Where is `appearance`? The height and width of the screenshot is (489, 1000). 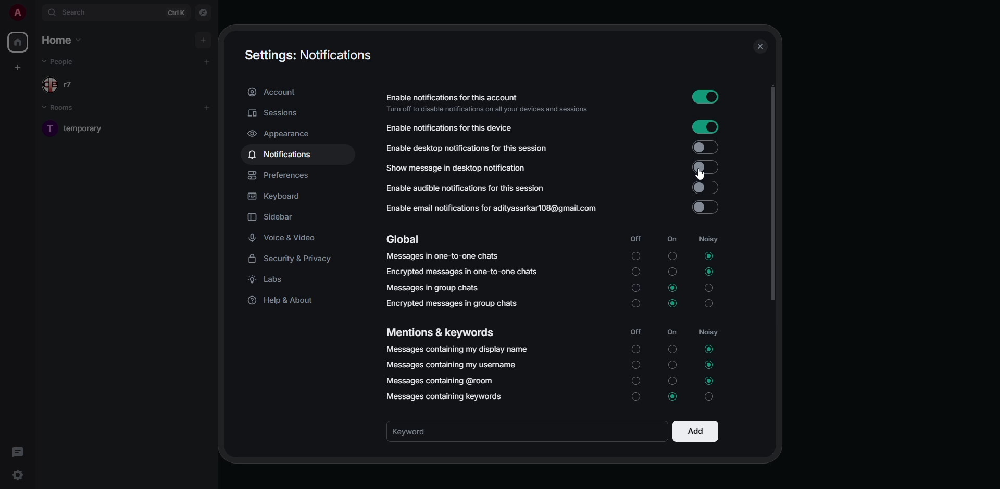 appearance is located at coordinates (281, 133).